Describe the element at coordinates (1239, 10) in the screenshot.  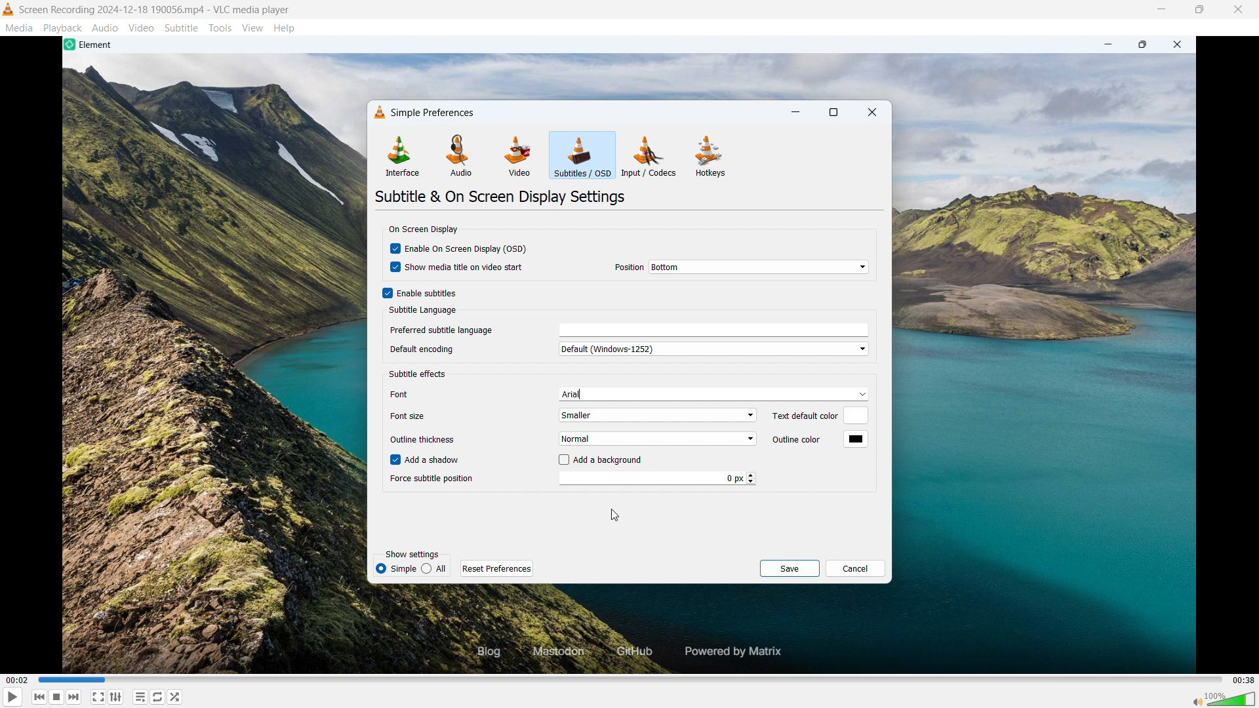
I see `close` at that location.